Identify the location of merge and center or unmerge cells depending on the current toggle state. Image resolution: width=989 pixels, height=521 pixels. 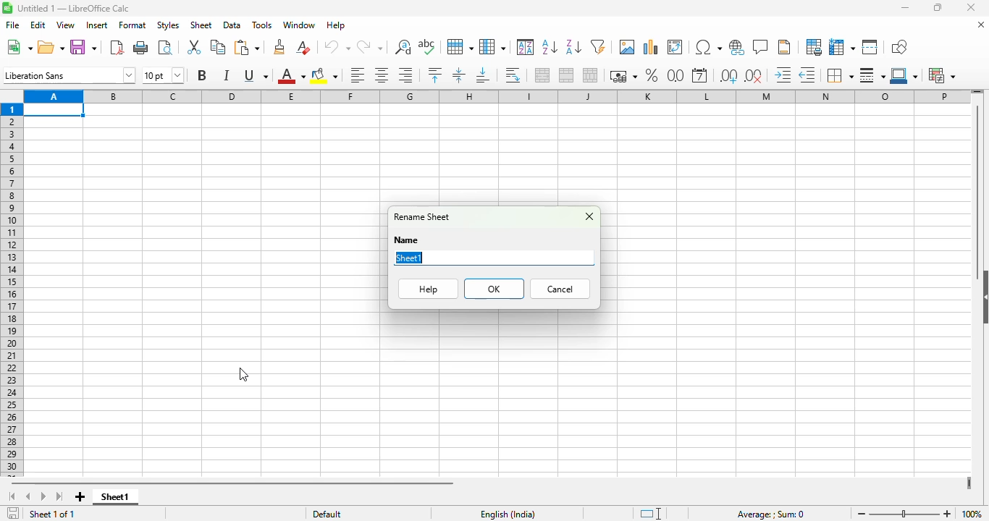
(543, 75).